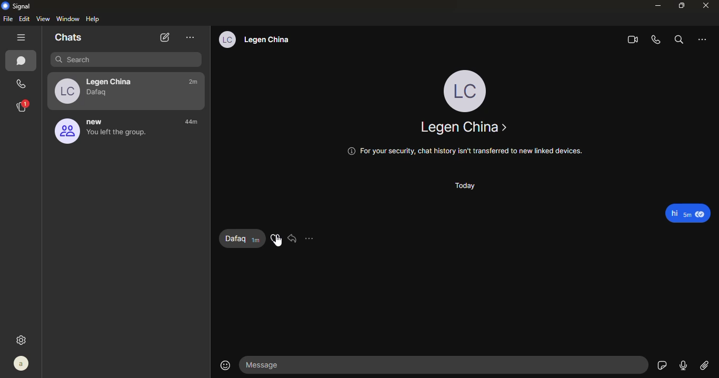 Image resolution: width=719 pixels, height=378 pixels. Describe the element at coordinates (688, 213) in the screenshot. I see `message- Hi 5m` at that location.